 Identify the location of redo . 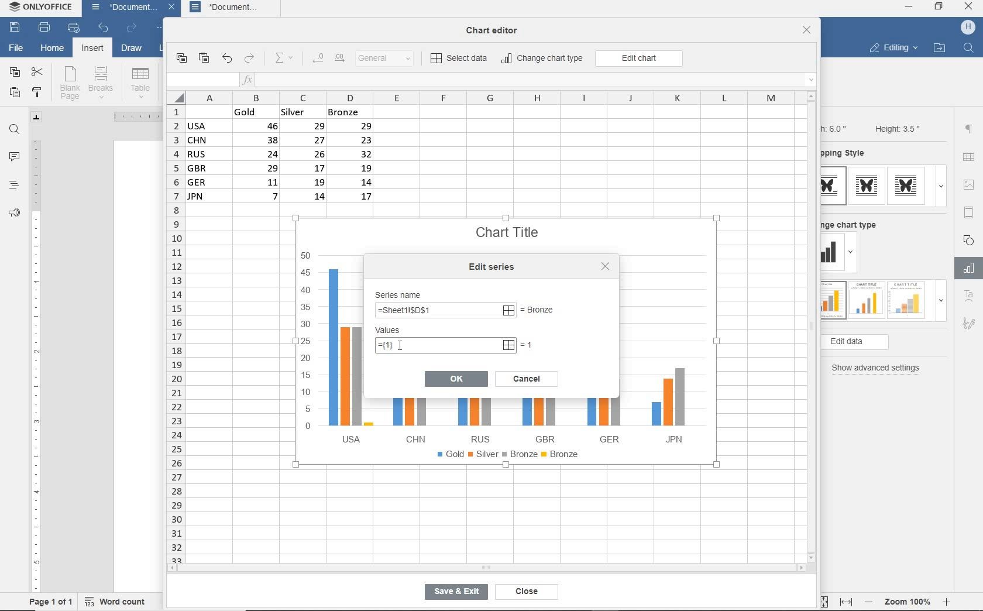
(250, 59).